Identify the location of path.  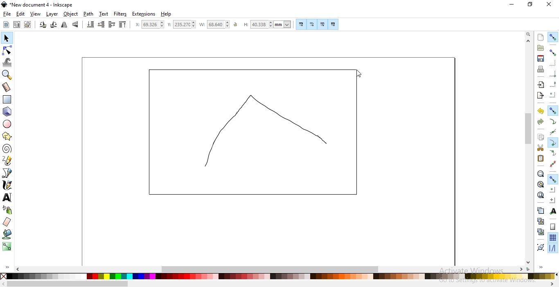
(88, 14).